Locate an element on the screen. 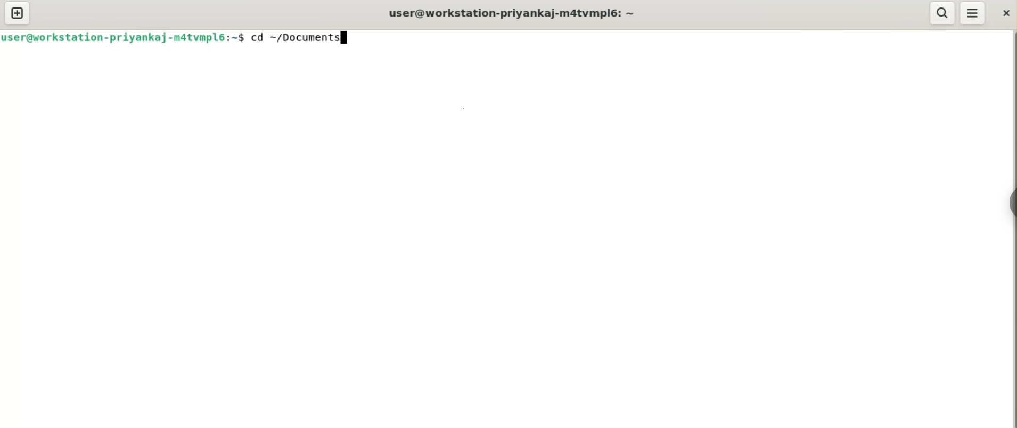 The width and height of the screenshot is (1017, 428). menu is located at coordinates (973, 13).